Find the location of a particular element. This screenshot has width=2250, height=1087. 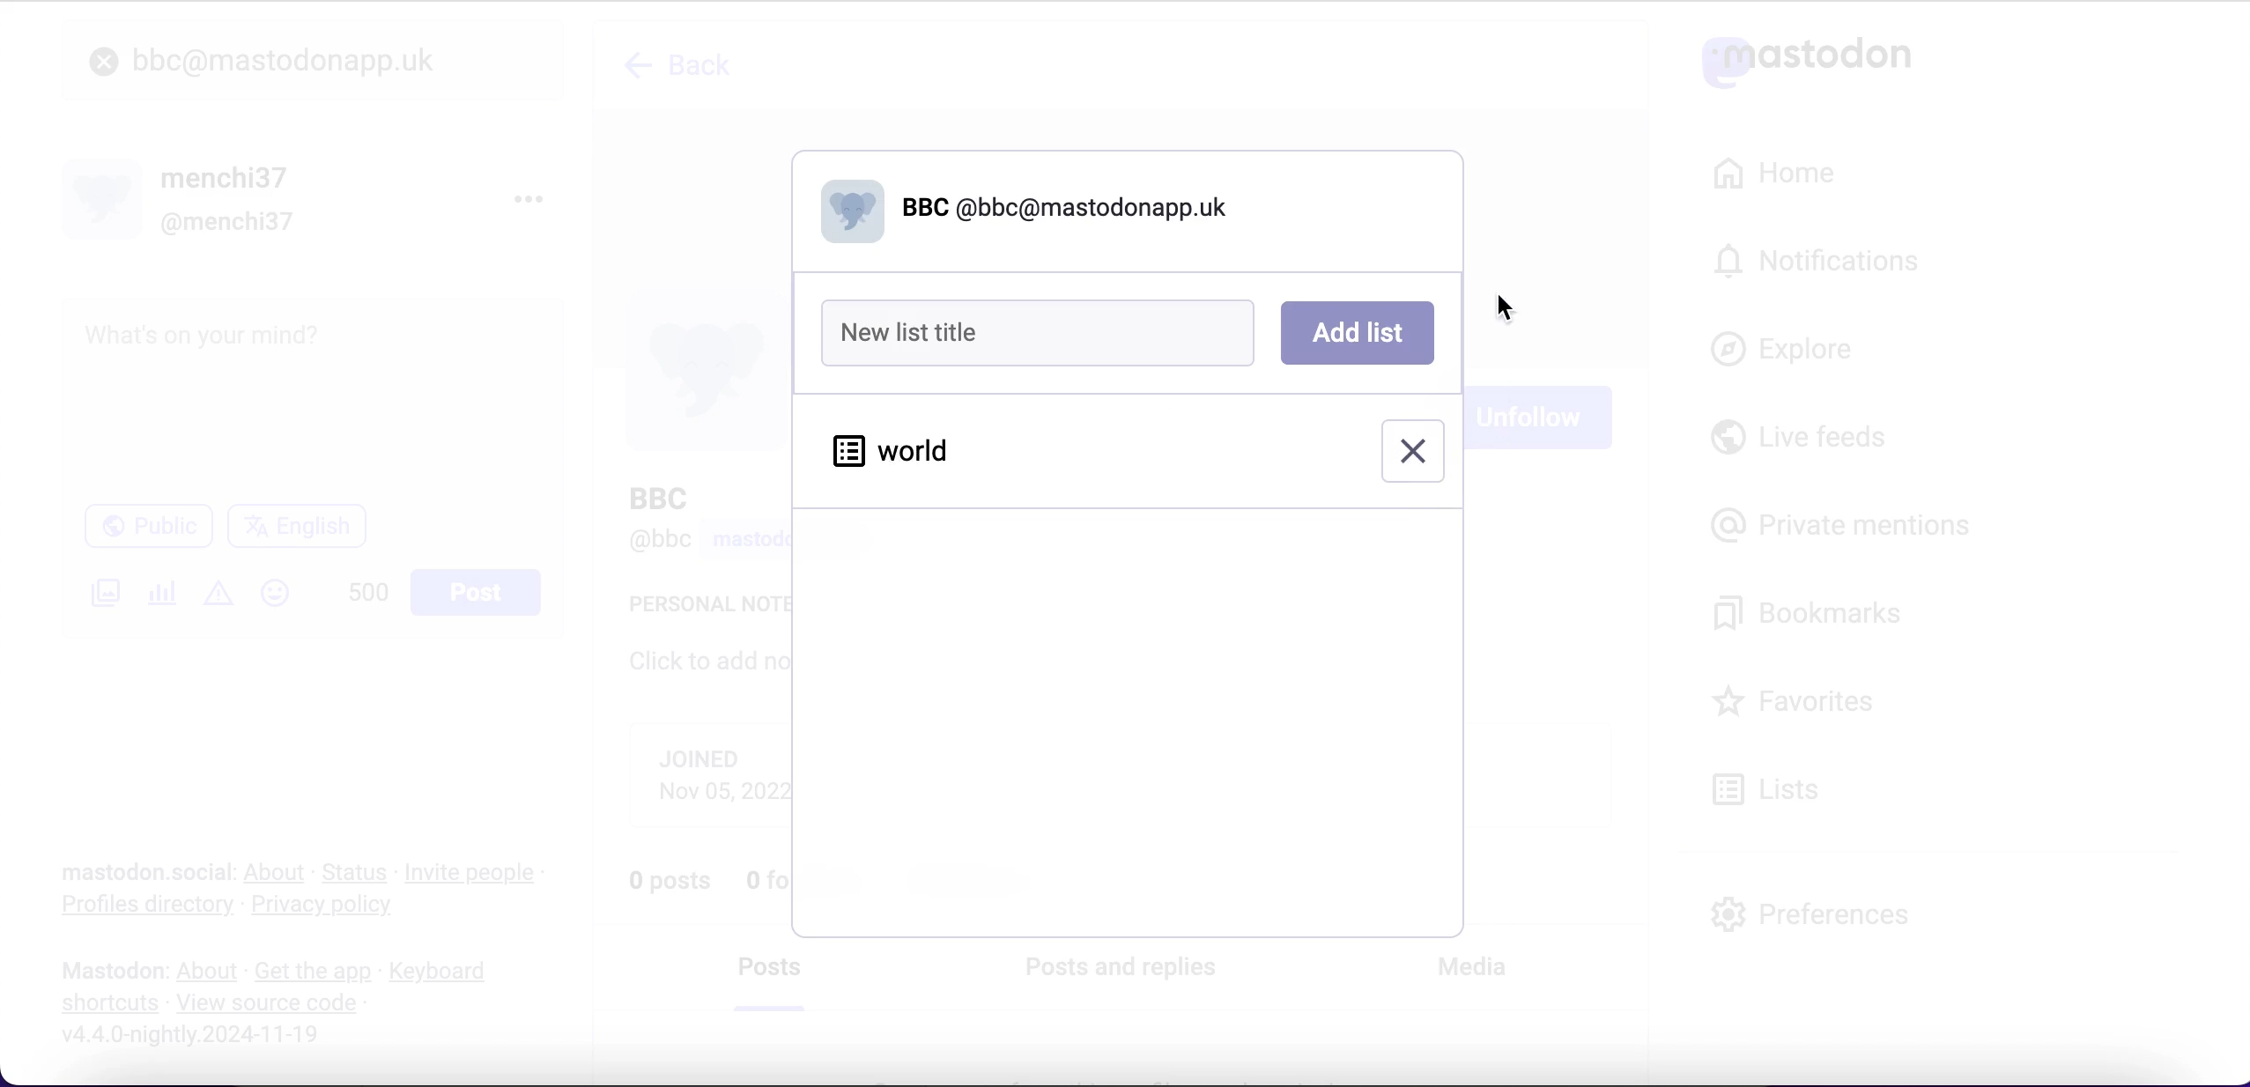

add list is located at coordinates (1357, 334).